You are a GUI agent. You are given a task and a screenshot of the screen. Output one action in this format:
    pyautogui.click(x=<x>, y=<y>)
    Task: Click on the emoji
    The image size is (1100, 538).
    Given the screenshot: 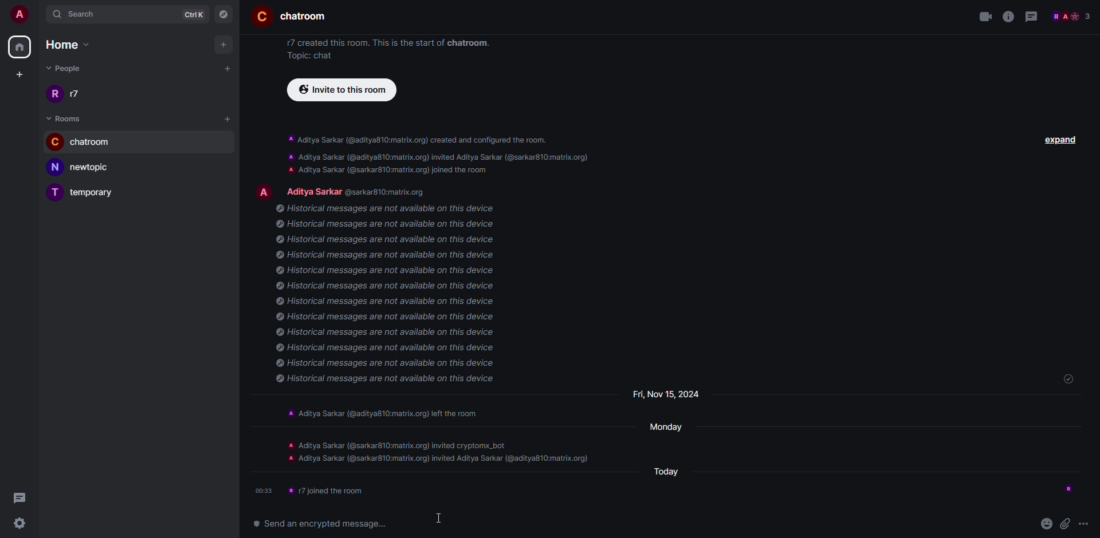 What is the action you would take?
    pyautogui.click(x=1047, y=523)
    